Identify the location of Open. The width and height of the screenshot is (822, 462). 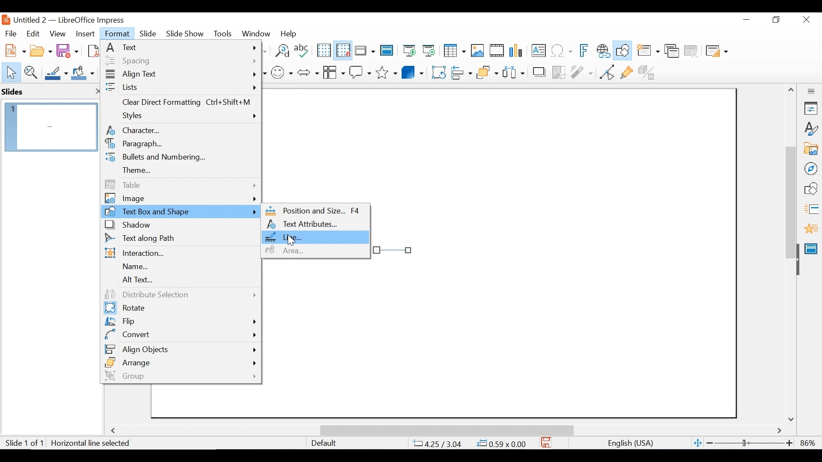
(41, 50).